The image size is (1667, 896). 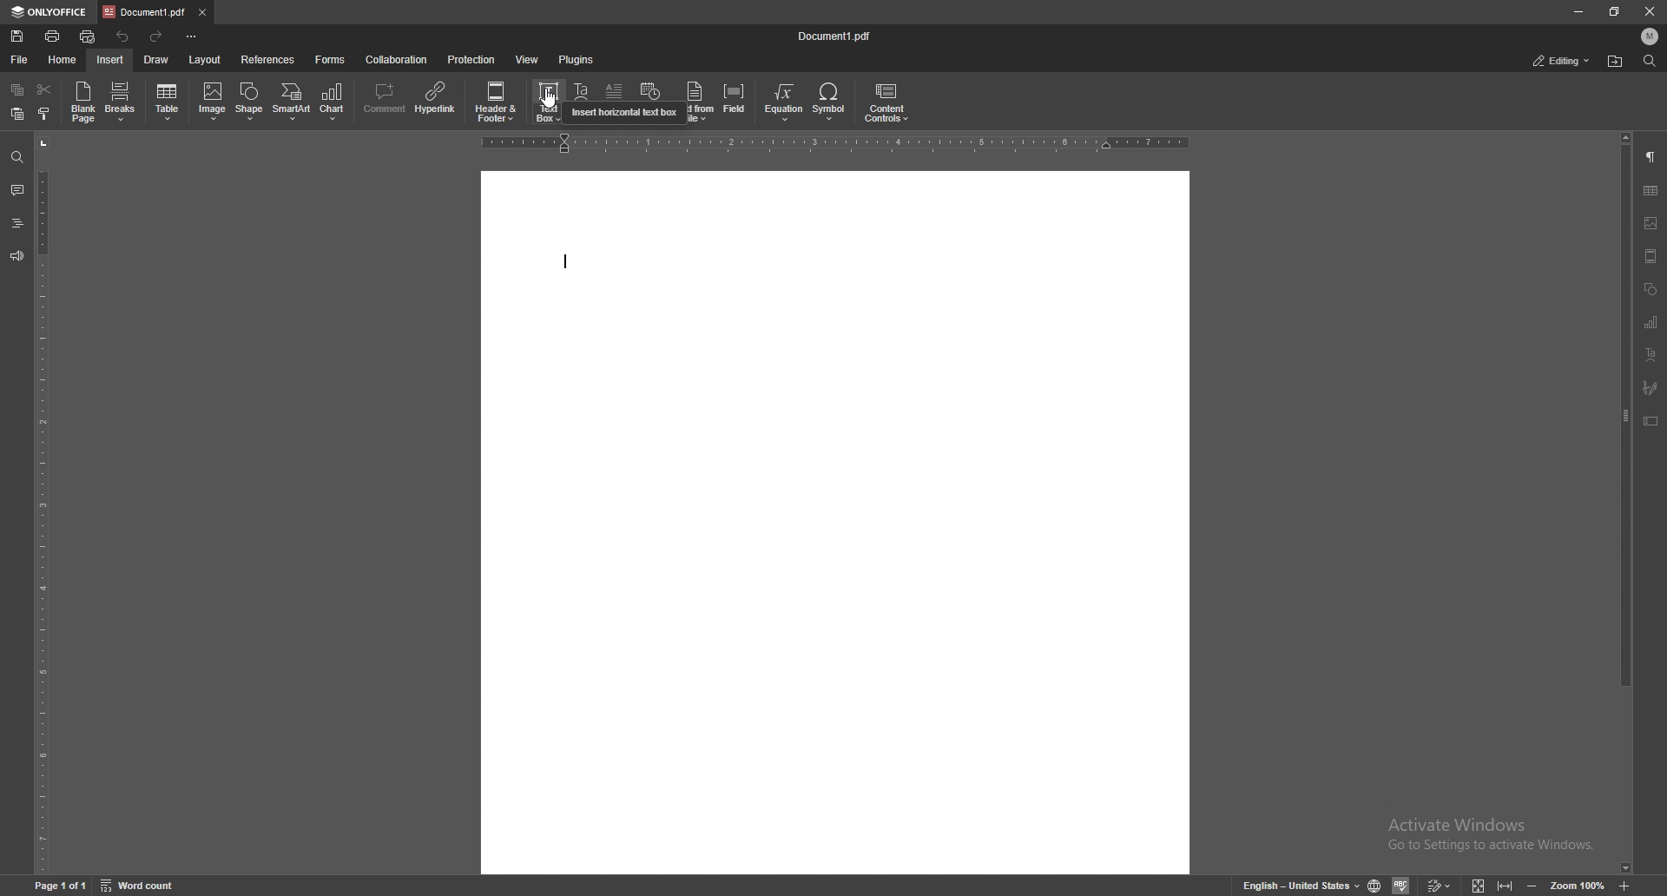 I want to click on scroll bar, so click(x=1624, y=504).